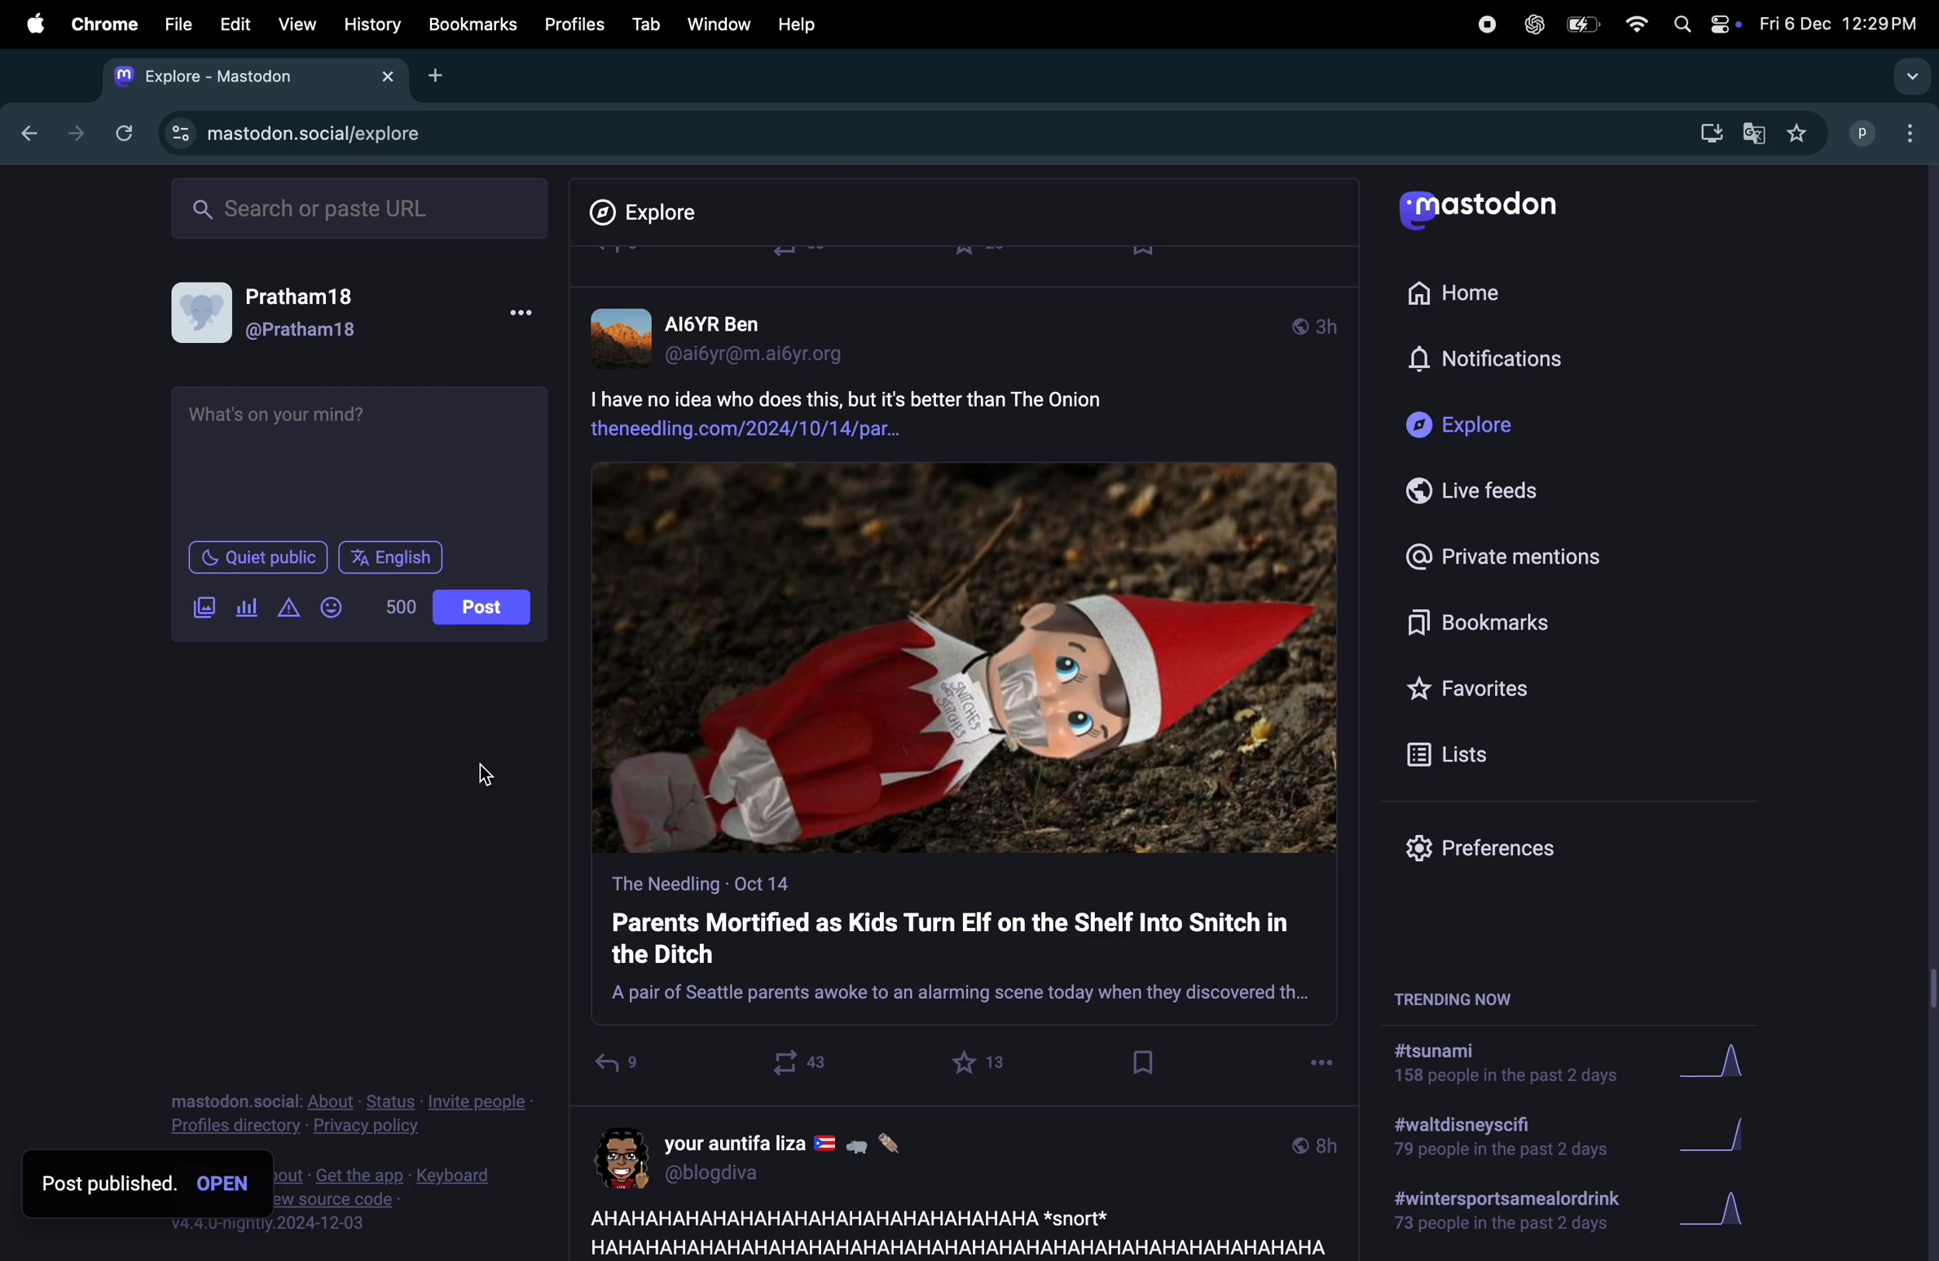 This screenshot has height=1261, width=1939. What do you see at coordinates (289, 130) in the screenshot?
I see `mastodo explore` at bounding box center [289, 130].